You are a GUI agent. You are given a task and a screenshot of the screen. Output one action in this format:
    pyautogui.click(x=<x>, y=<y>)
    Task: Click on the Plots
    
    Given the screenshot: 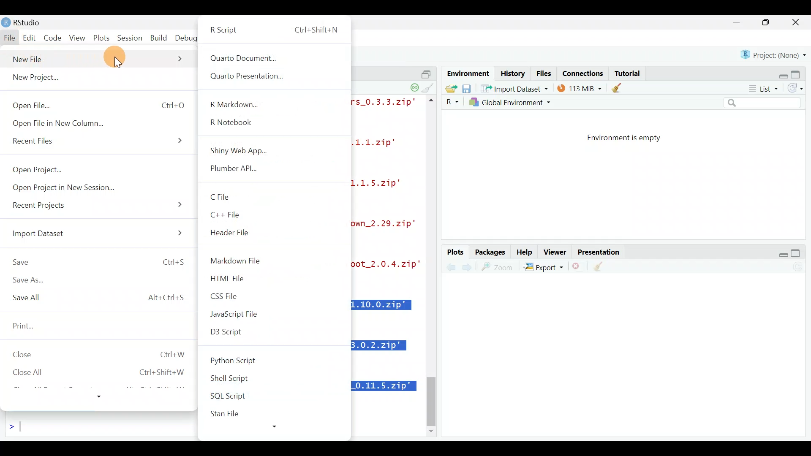 What is the action you would take?
    pyautogui.click(x=456, y=252)
    